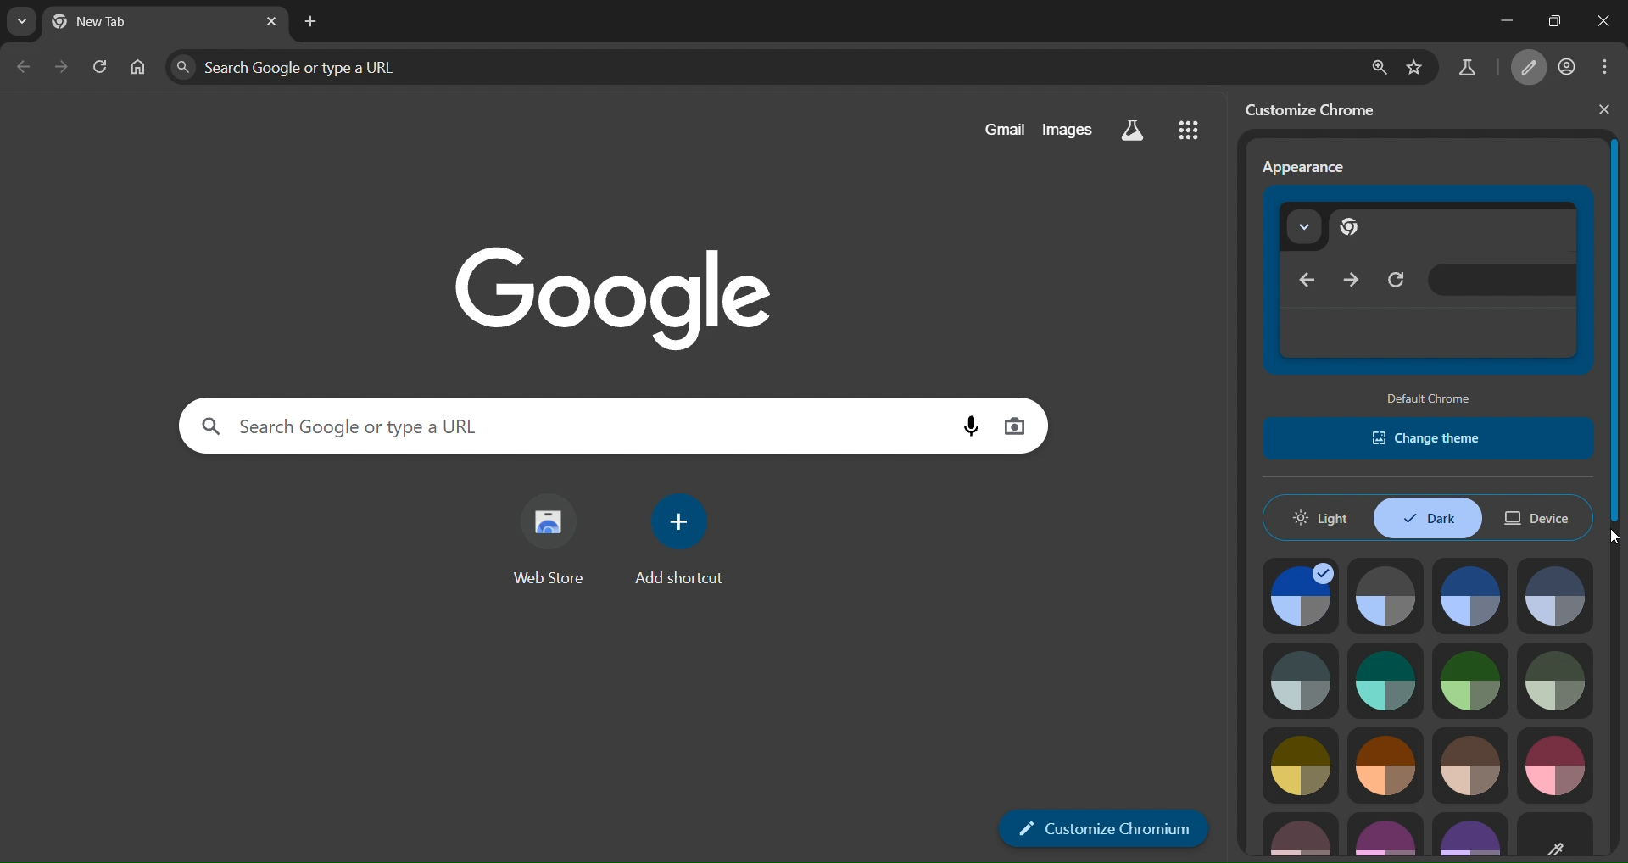 This screenshot has height=863, width=1628. What do you see at coordinates (1305, 170) in the screenshot?
I see `appearance` at bounding box center [1305, 170].